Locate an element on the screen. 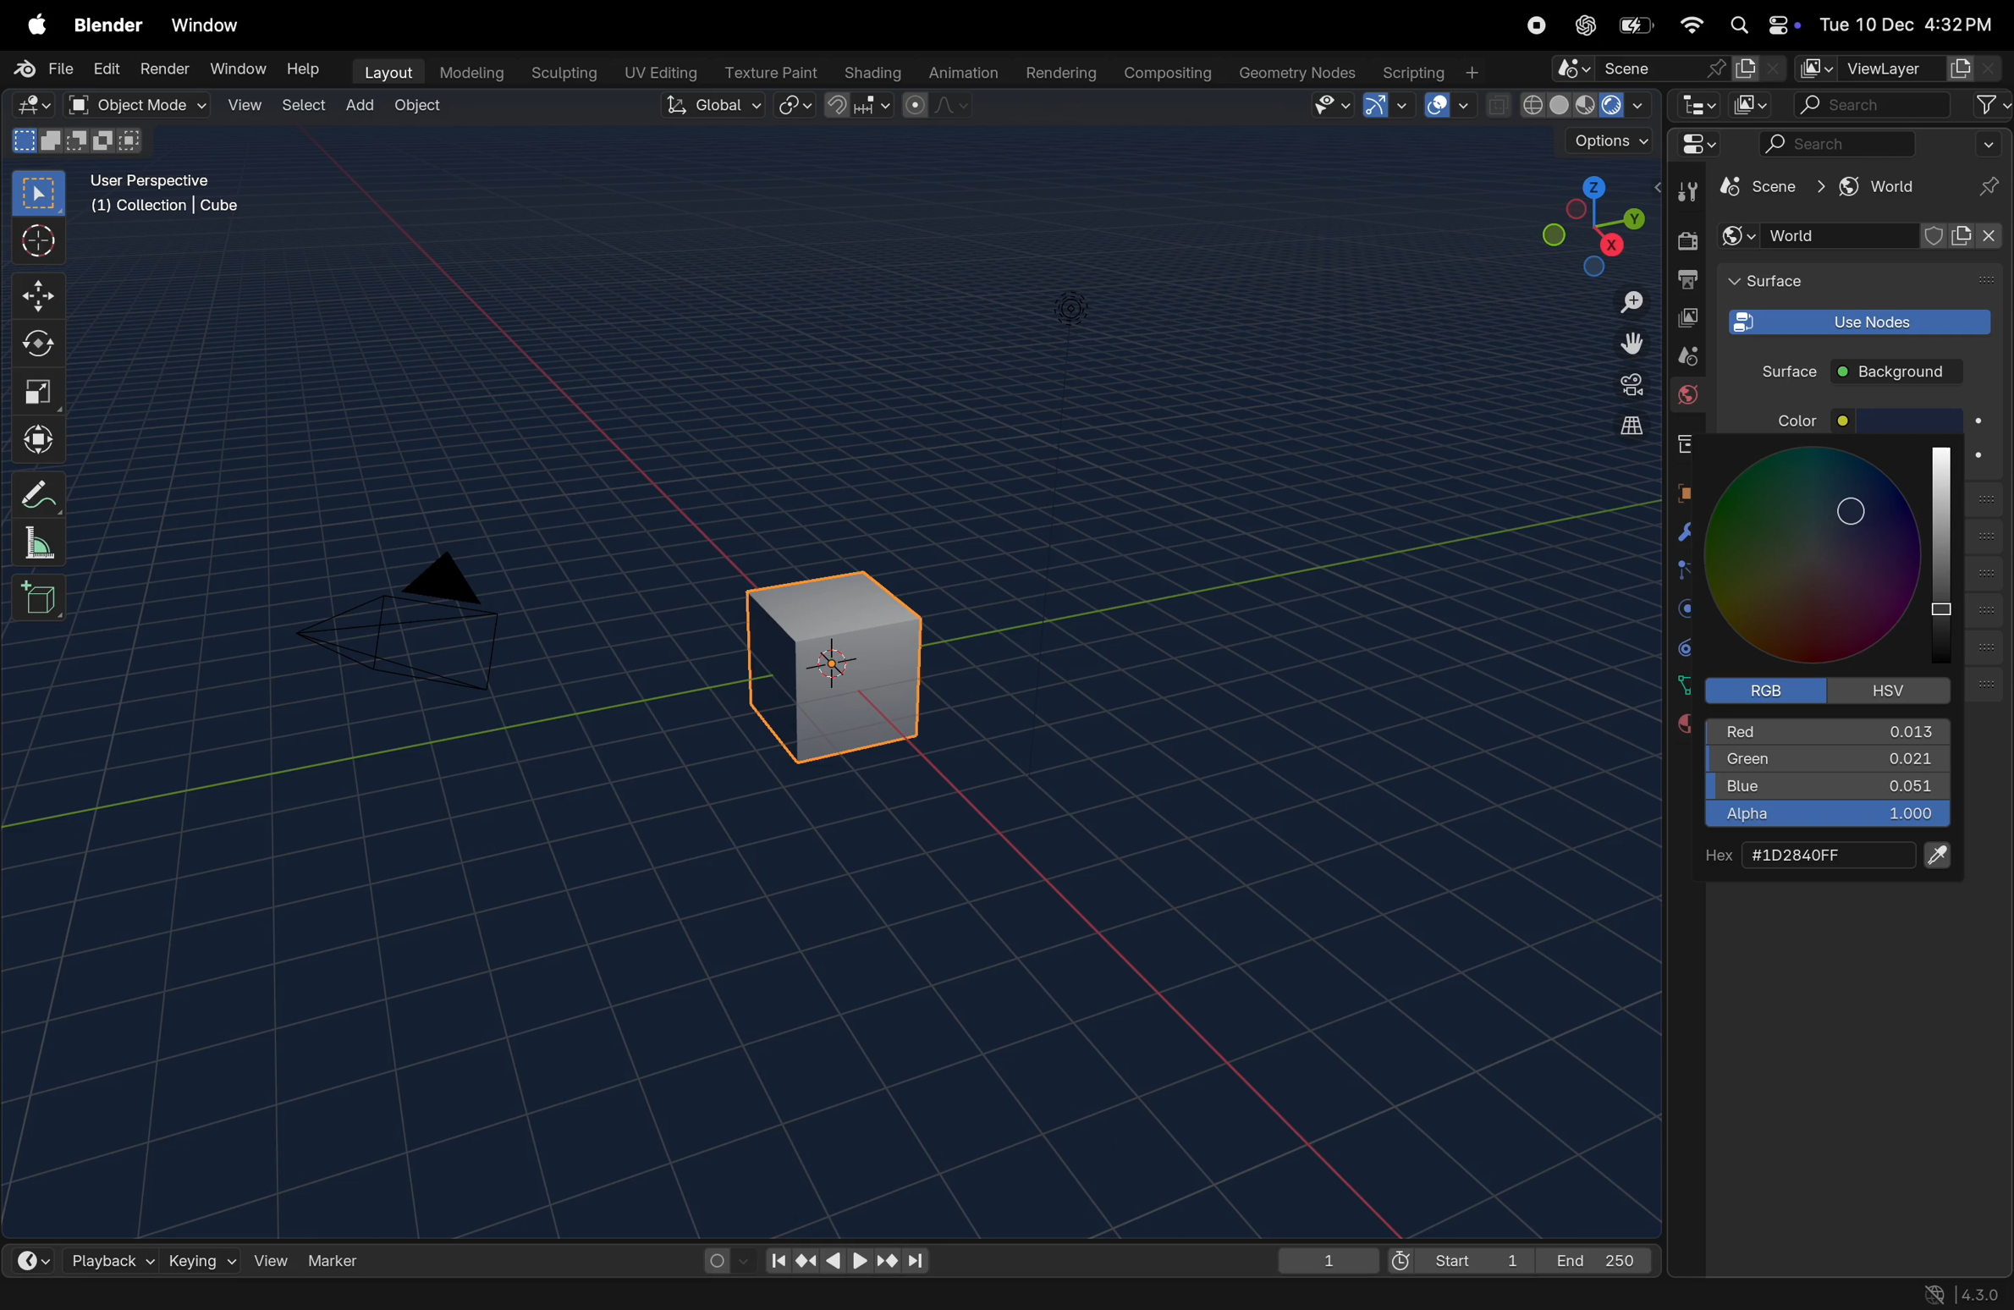 This screenshot has height=1310, width=2014. scene is located at coordinates (1667, 67).